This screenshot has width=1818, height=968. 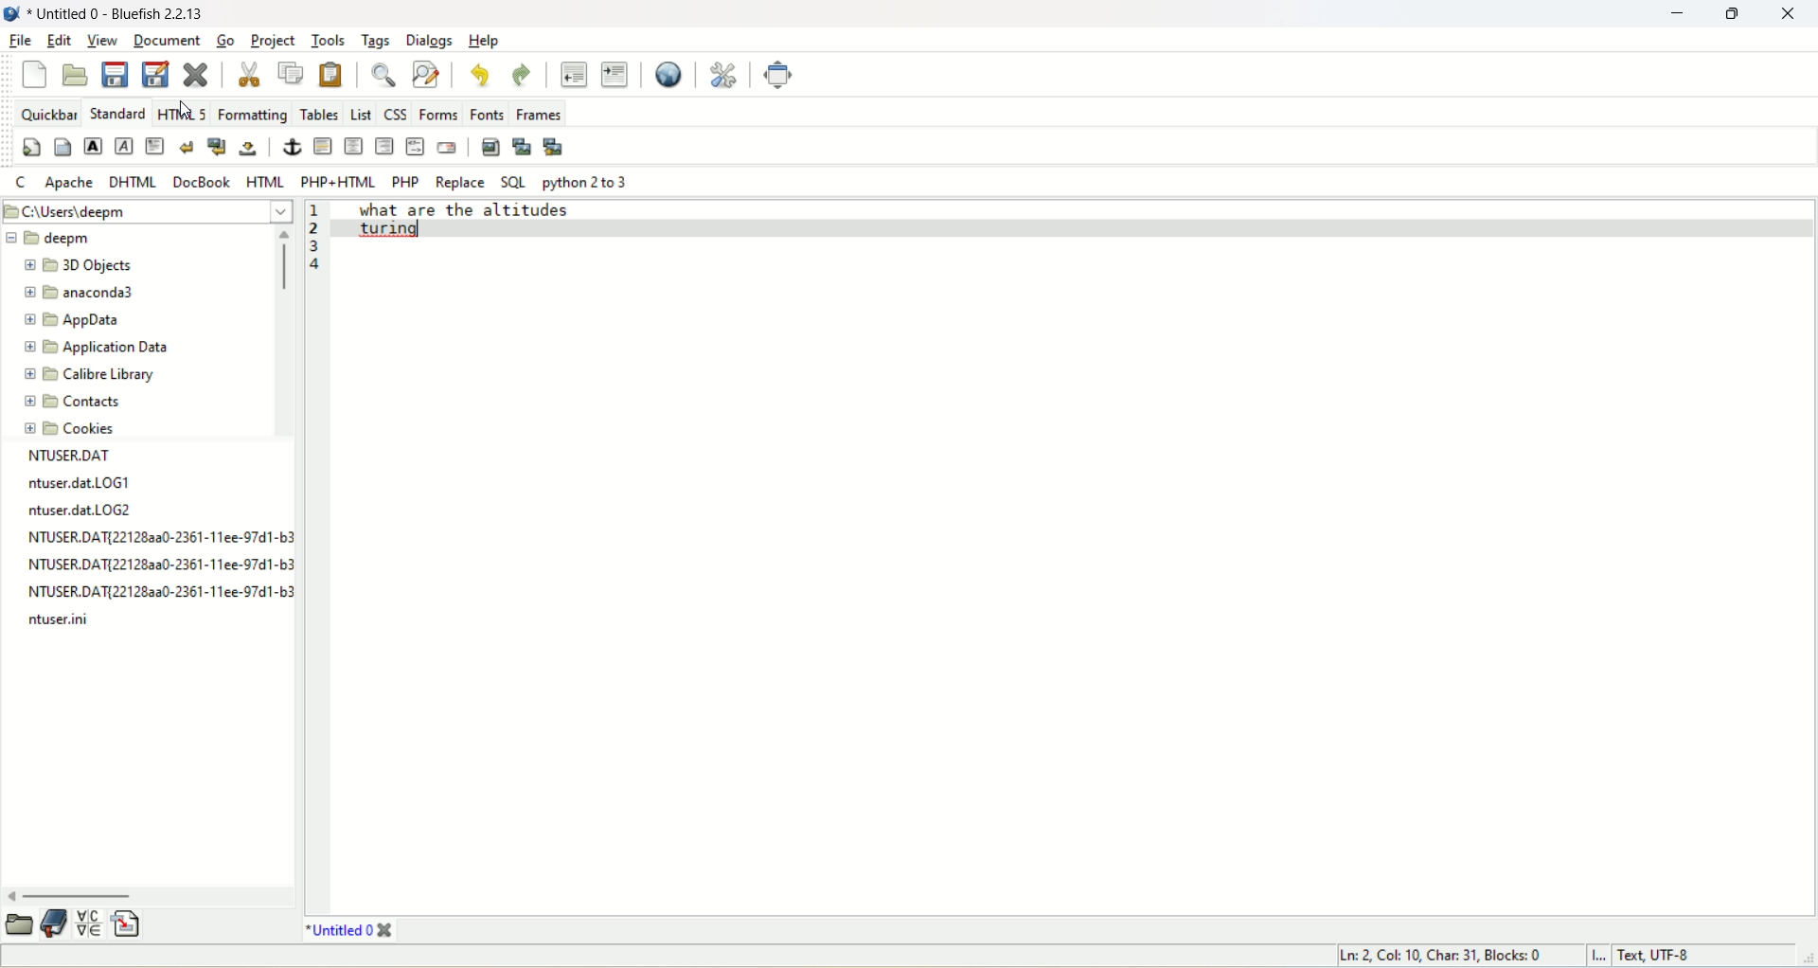 I want to click on what are the altitudes turing, so click(x=469, y=222).